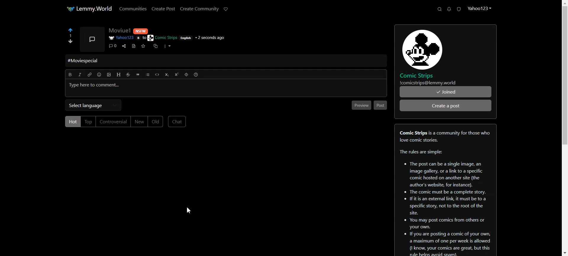 The width and height of the screenshot is (568, 256). What do you see at coordinates (381, 105) in the screenshot?
I see `Post` at bounding box center [381, 105].